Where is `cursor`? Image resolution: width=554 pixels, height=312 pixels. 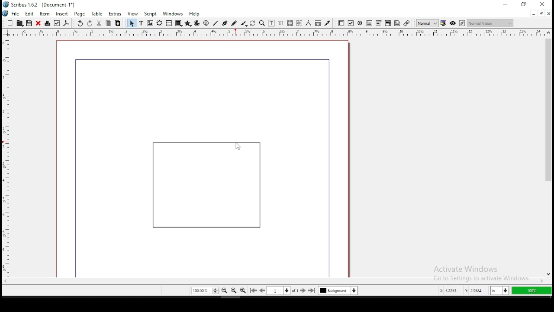 cursor is located at coordinates (237, 143).